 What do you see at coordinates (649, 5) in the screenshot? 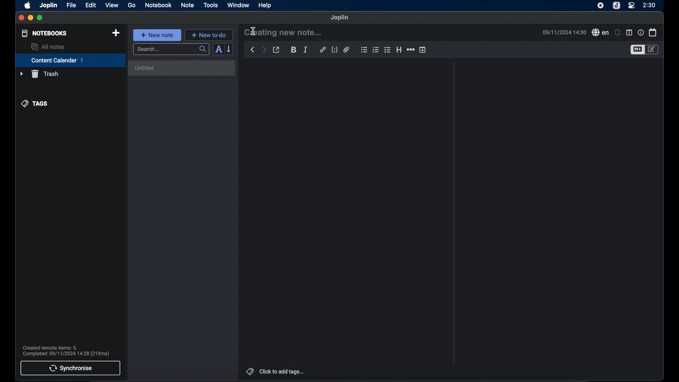
I see `2:30(time)` at bounding box center [649, 5].